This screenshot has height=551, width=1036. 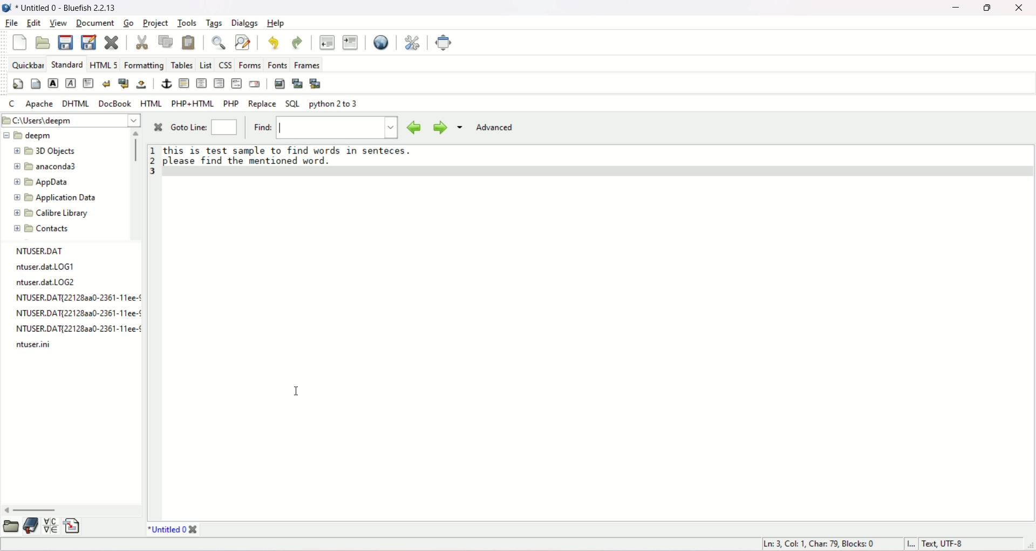 I want to click on python 2 to 3, so click(x=333, y=104).